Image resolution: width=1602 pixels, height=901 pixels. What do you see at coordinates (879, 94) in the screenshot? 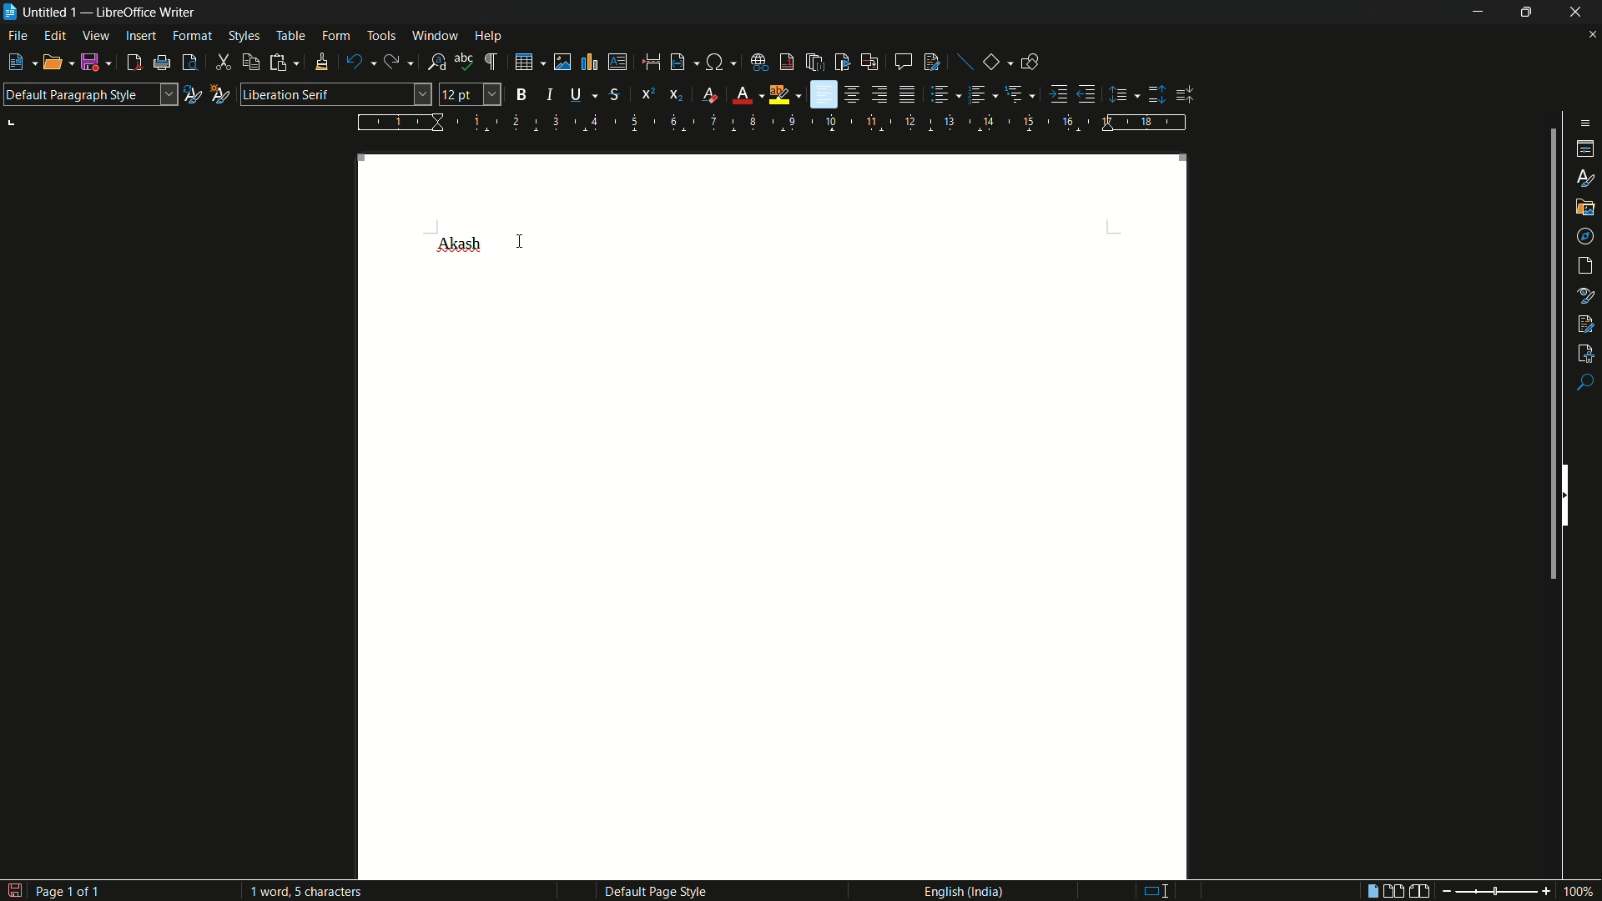
I see `align right` at bounding box center [879, 94].